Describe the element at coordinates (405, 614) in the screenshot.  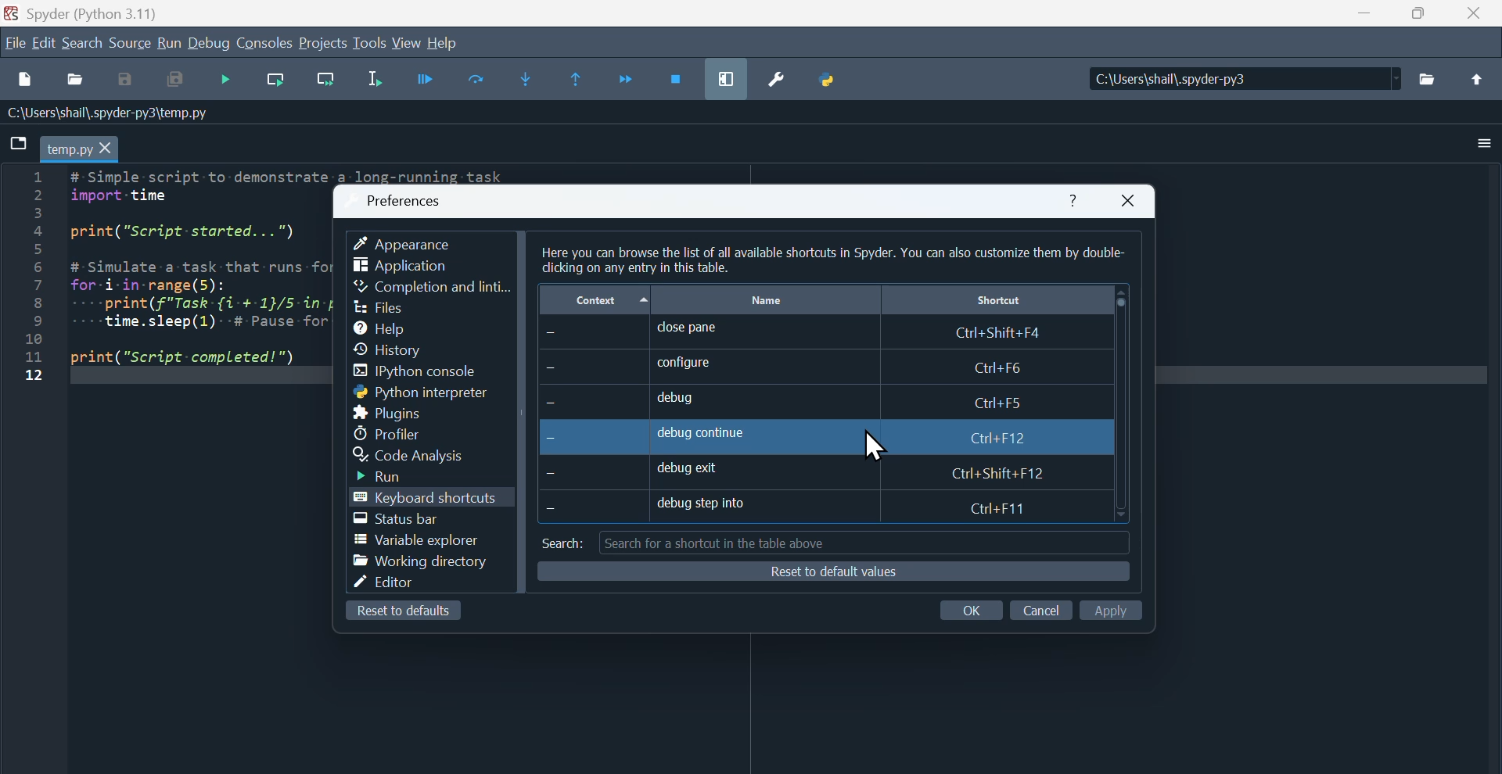
I see `Reset to defaults` at that location.